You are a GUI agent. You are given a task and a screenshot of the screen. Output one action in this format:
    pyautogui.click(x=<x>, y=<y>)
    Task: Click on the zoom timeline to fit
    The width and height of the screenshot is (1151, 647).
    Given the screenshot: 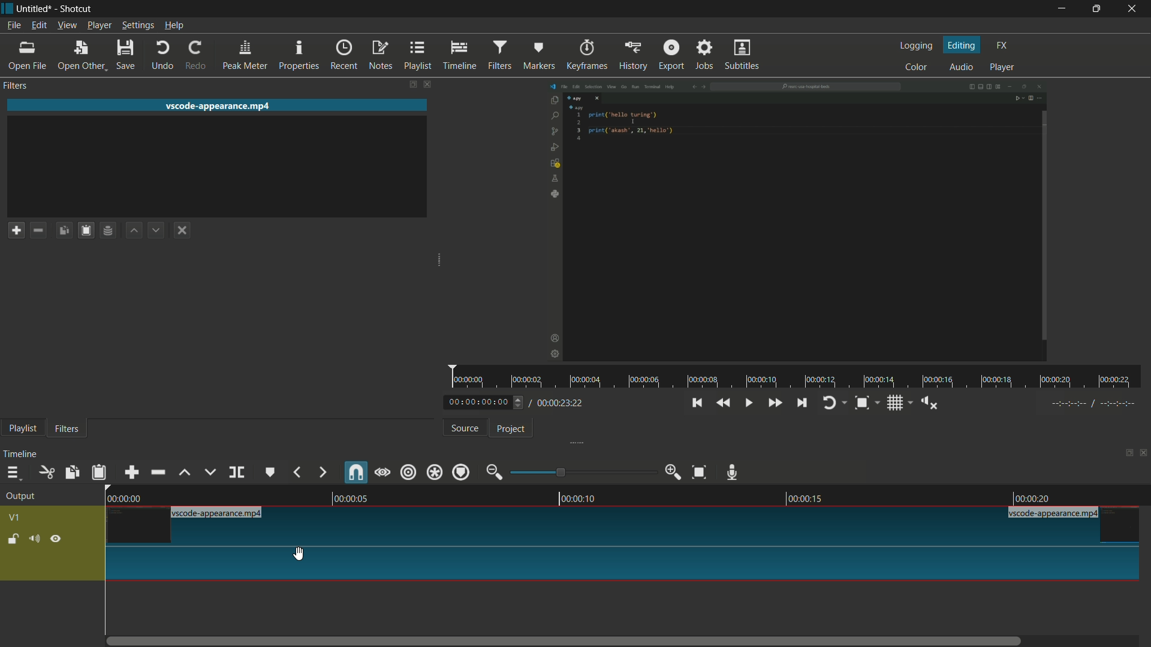 What is the action you would take?
    pyautogui.click(x=699, y=473)
    